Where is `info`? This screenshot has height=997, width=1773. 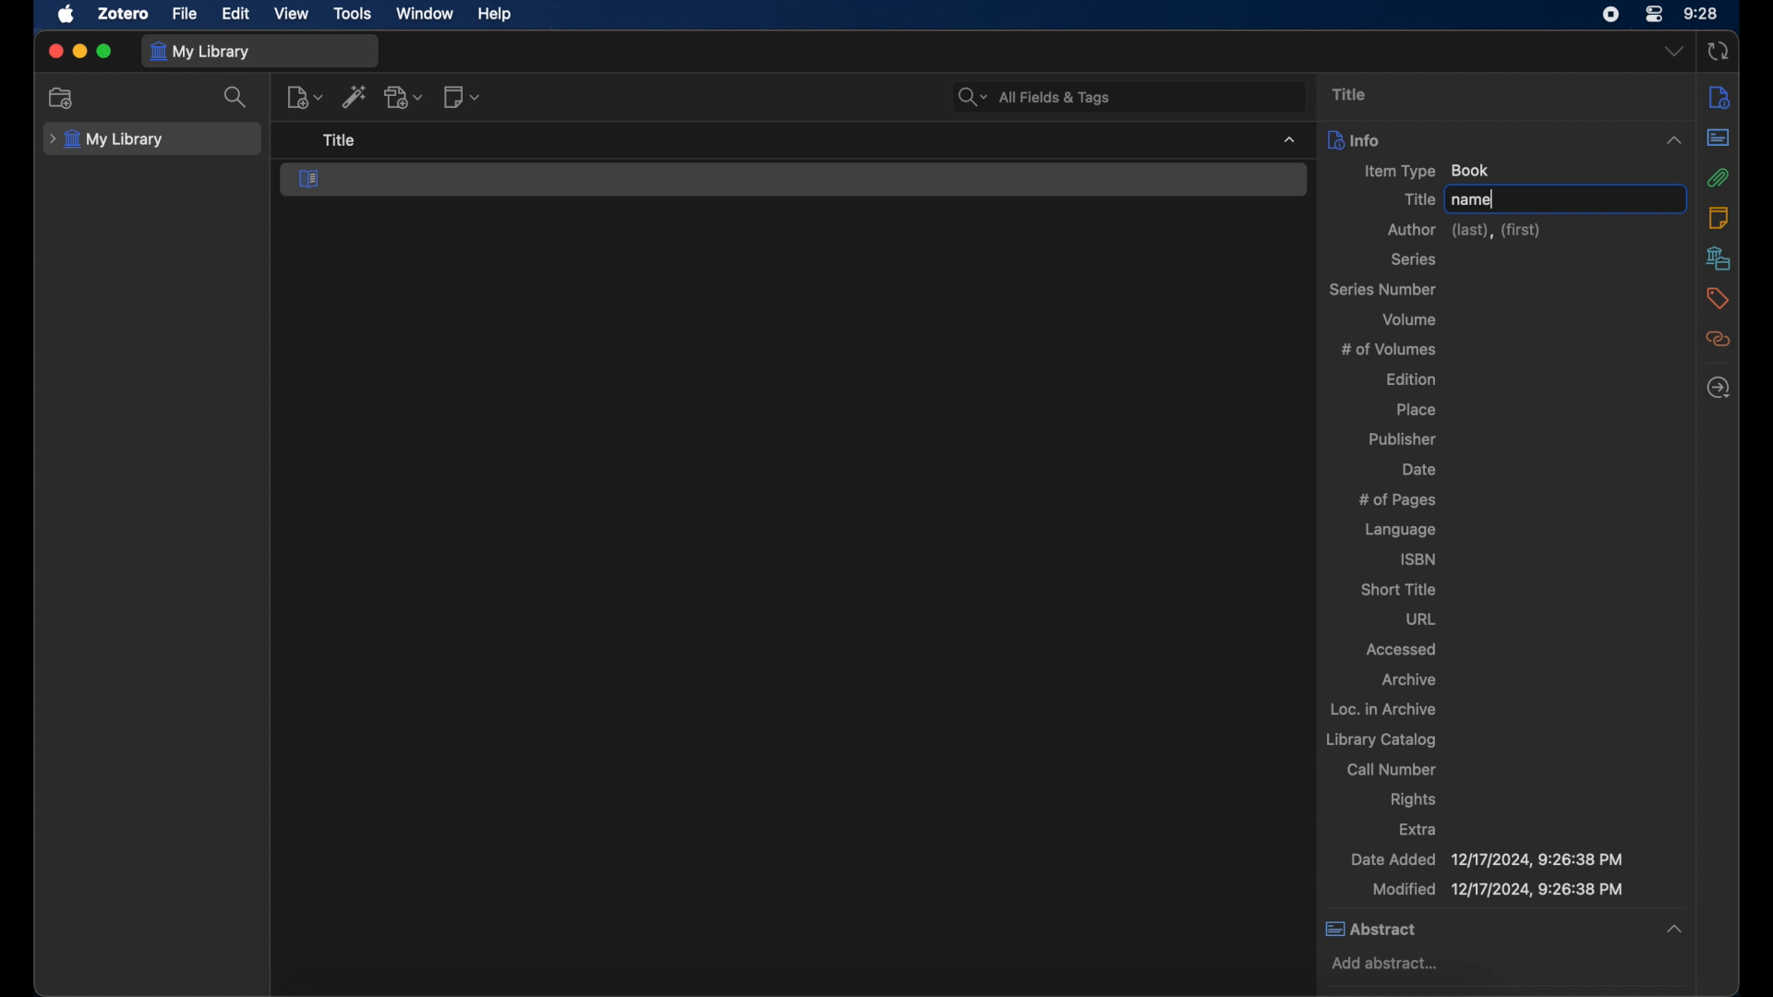 info is located at coordinates (1719, 96).